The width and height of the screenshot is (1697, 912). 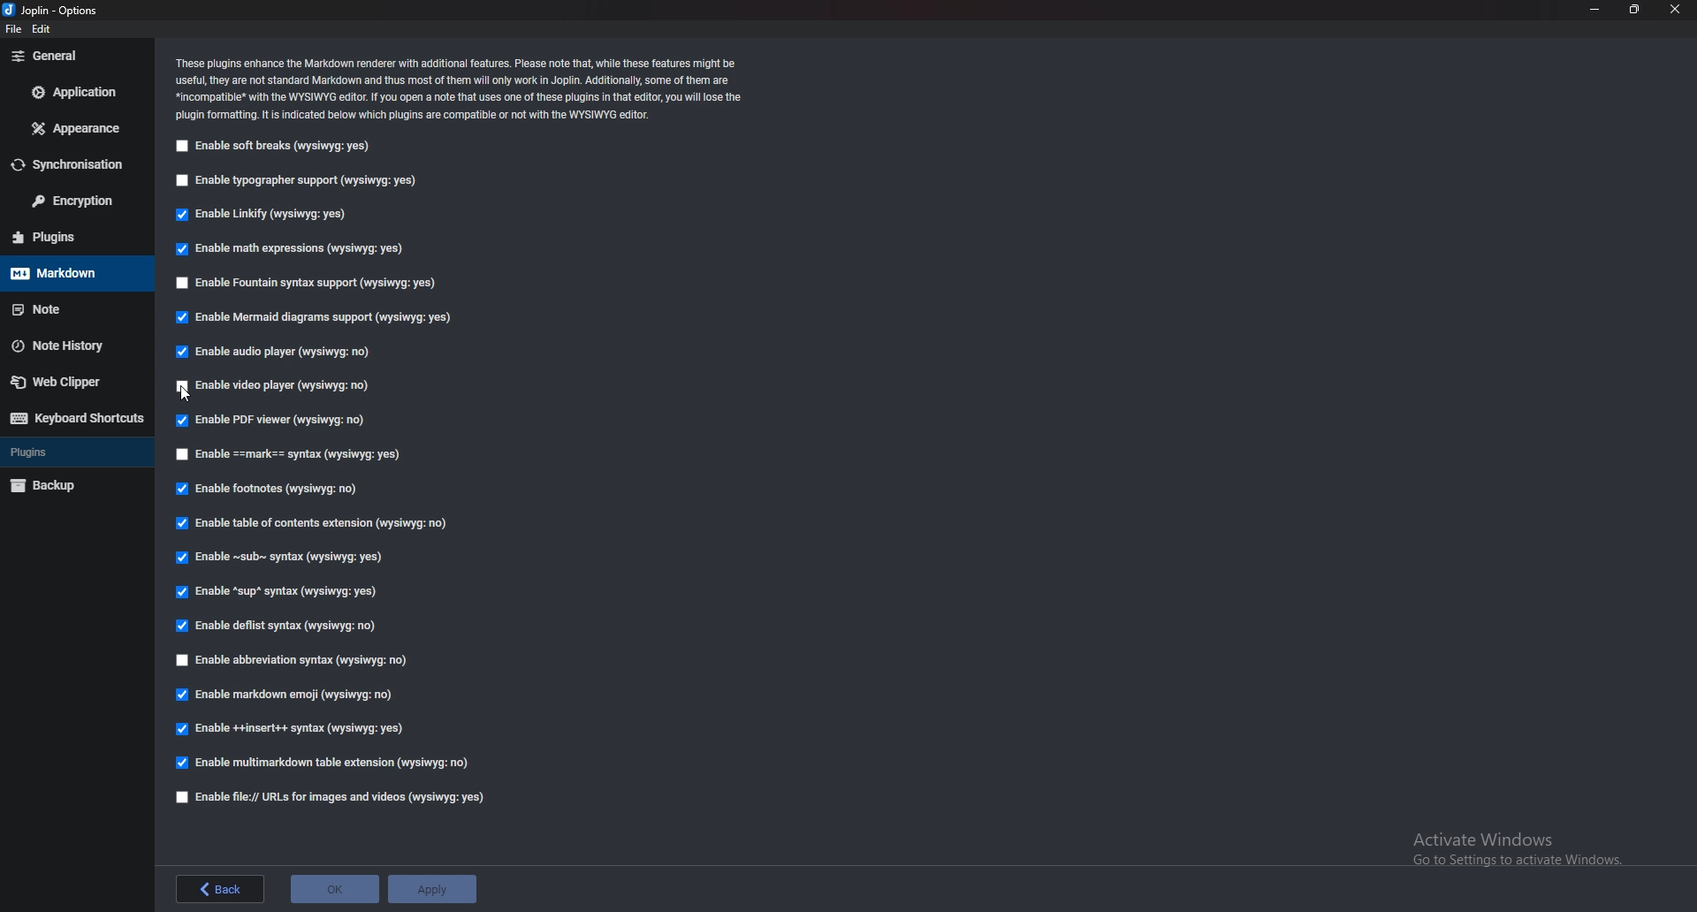 What do you see at coordinates (274, 594) in the screenshot?
I see `Enable sup syntax` at bounding box center [274, 594].